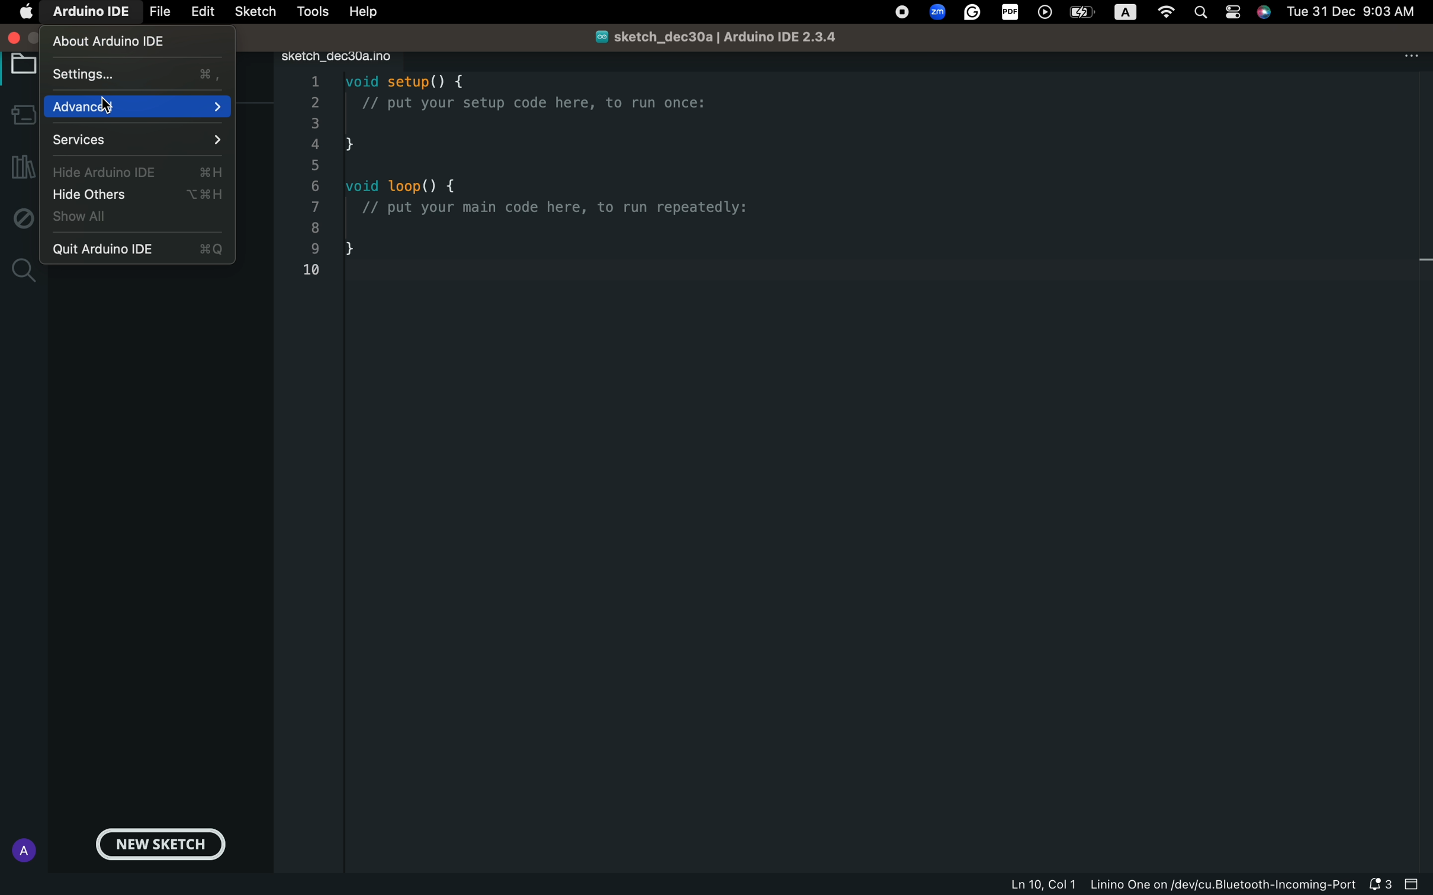 The height and width of the screenshot is (895, 1433). What do you see at coordinates (20, 66) in the screenshot?
I see `board` at bounding box center [20, 66].